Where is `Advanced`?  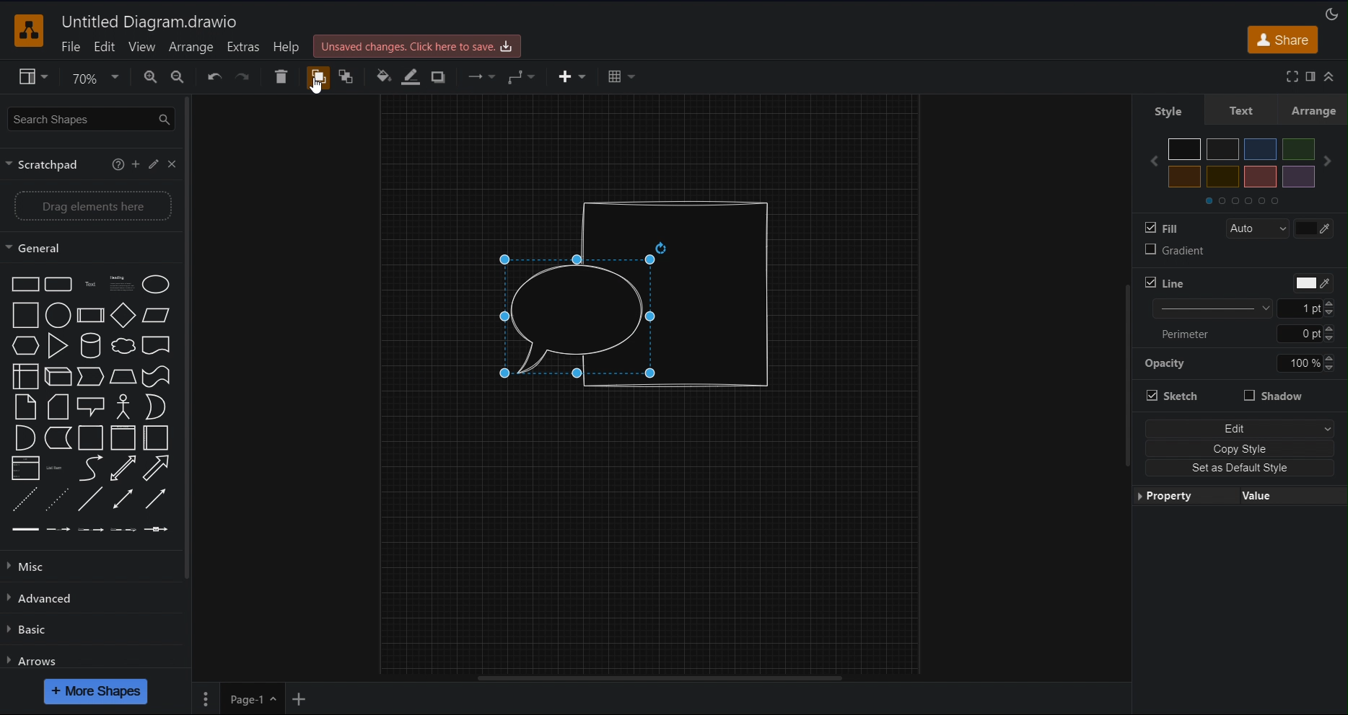 Advanced is located at coordinates (92, 598).